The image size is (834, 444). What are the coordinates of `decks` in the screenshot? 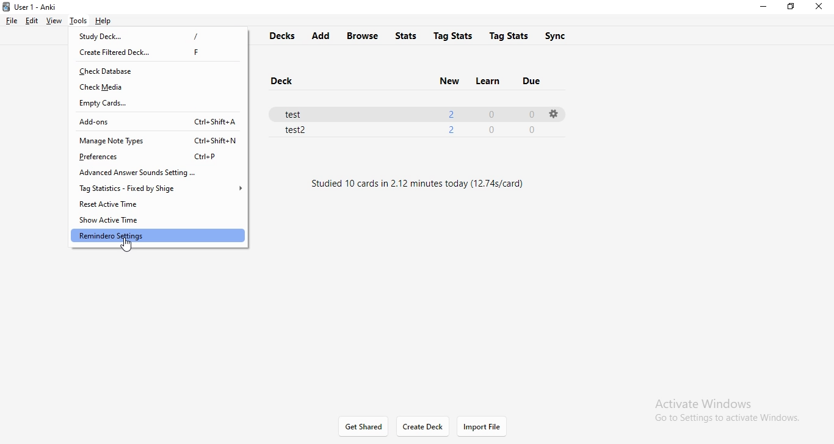 It's located at (279, 34).